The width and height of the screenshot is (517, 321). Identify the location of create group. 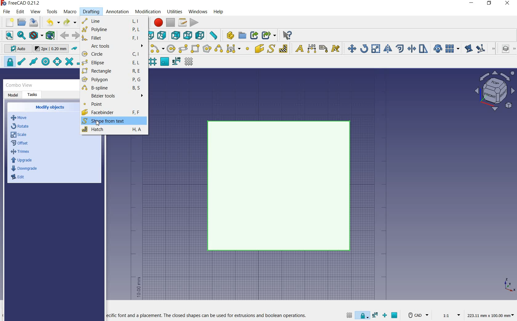
(242, 35).